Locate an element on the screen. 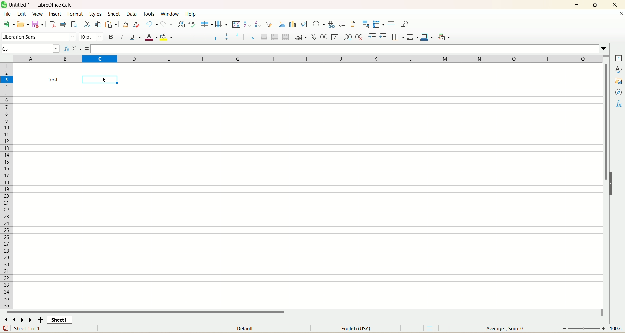  Freeze rows and columns is located at coordinates (379, 24).